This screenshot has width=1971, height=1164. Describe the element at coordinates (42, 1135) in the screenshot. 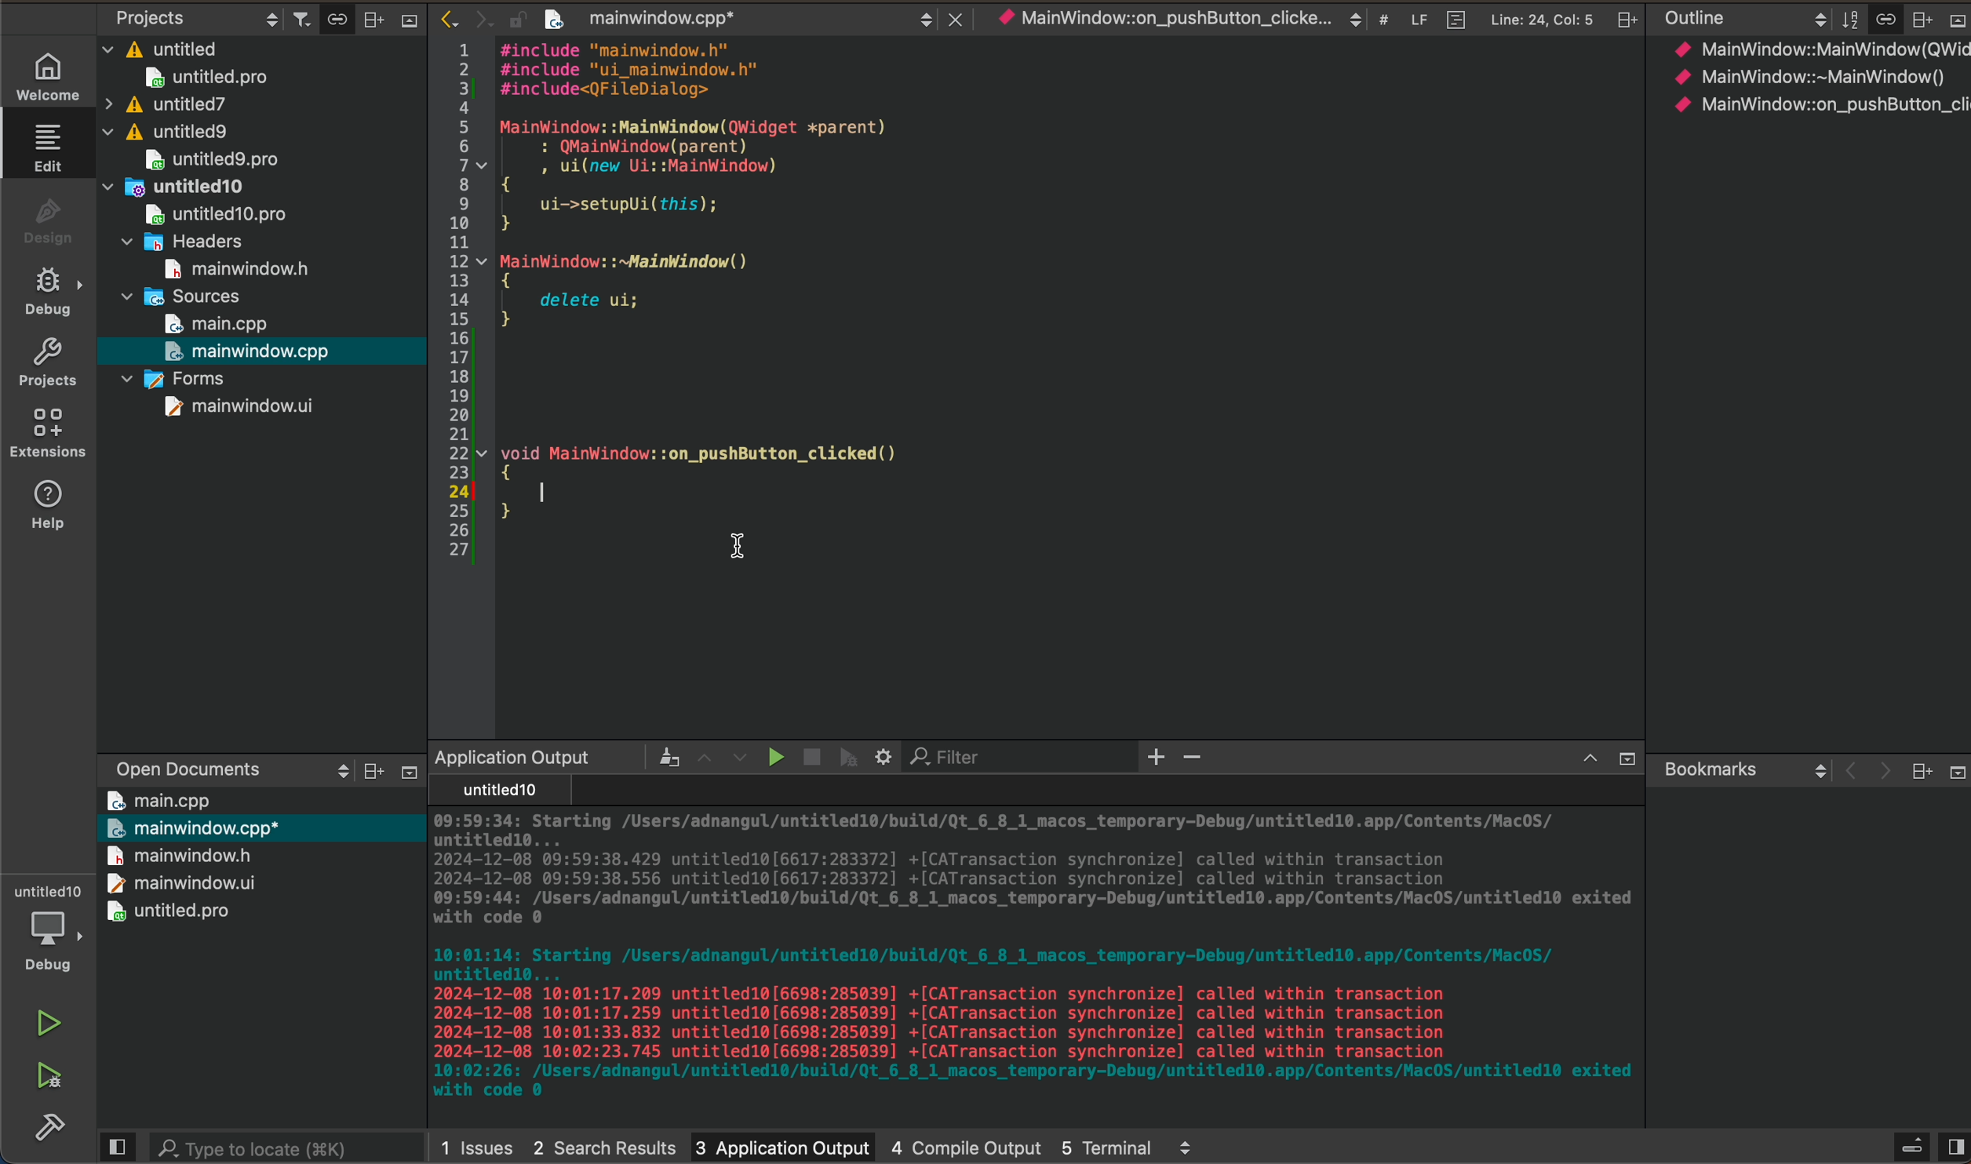

I see `build` at that location.